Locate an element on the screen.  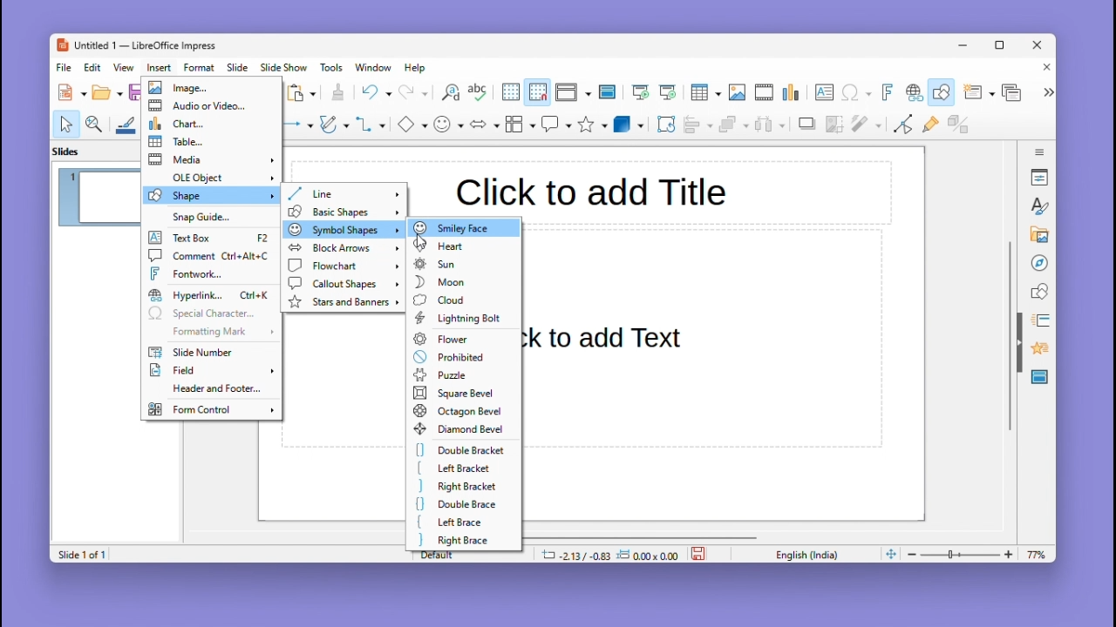
Styles is located at coordinates (1041, 206).